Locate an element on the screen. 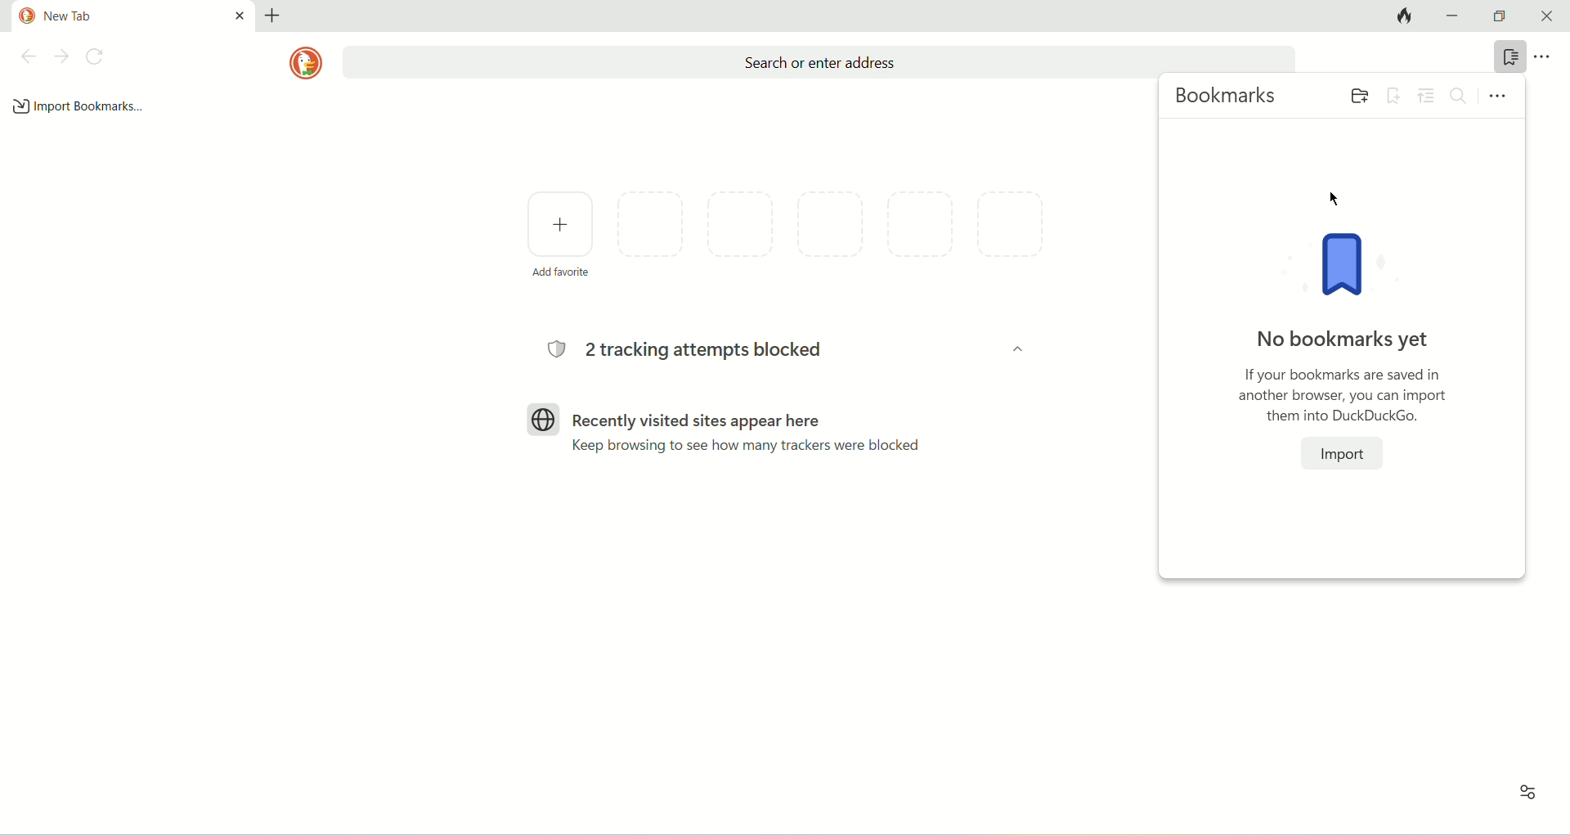  add bookmark is located at coordinates (1394, 94).